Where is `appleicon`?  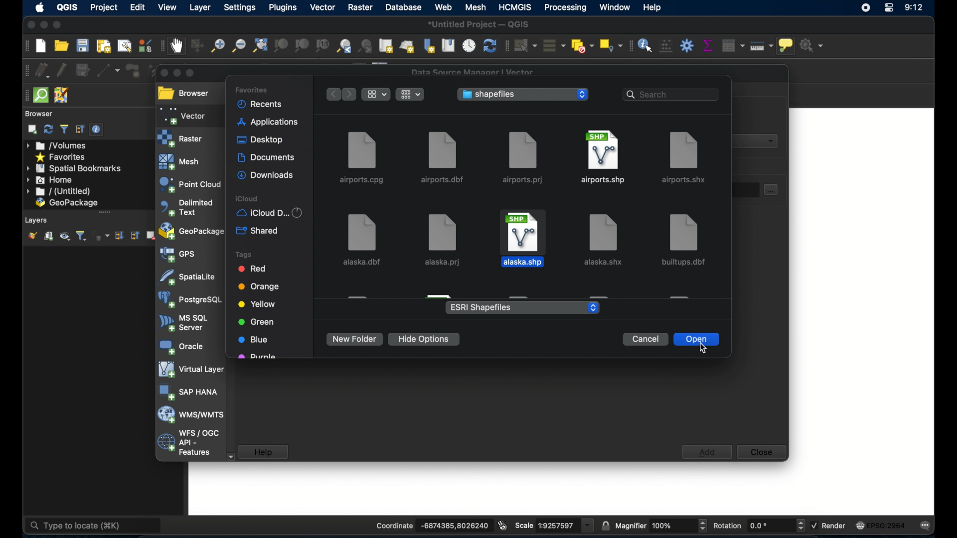
appleicon is located at coordinates (40, 8).